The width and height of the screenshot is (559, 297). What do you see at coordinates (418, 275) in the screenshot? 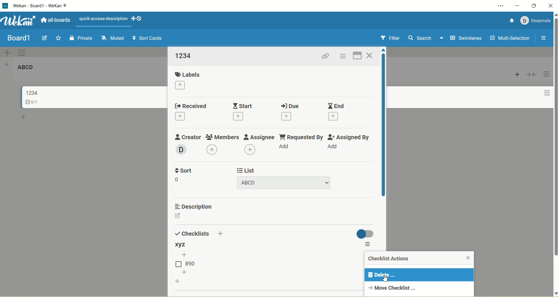
I see `delete` at bounding box center [418, 275].